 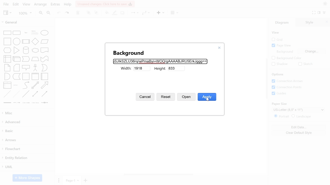 What do you see at coordinates (281, 104) in the screenshot?
I see `Paper size` at bounding box center [281, 104].